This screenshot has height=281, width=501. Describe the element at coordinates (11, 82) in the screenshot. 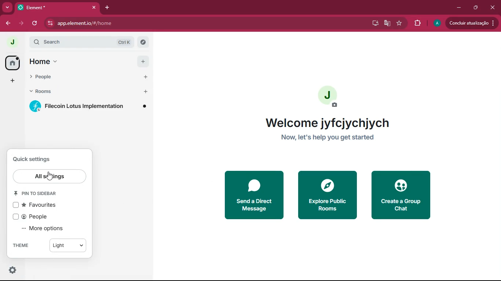

I see `add` at that location.